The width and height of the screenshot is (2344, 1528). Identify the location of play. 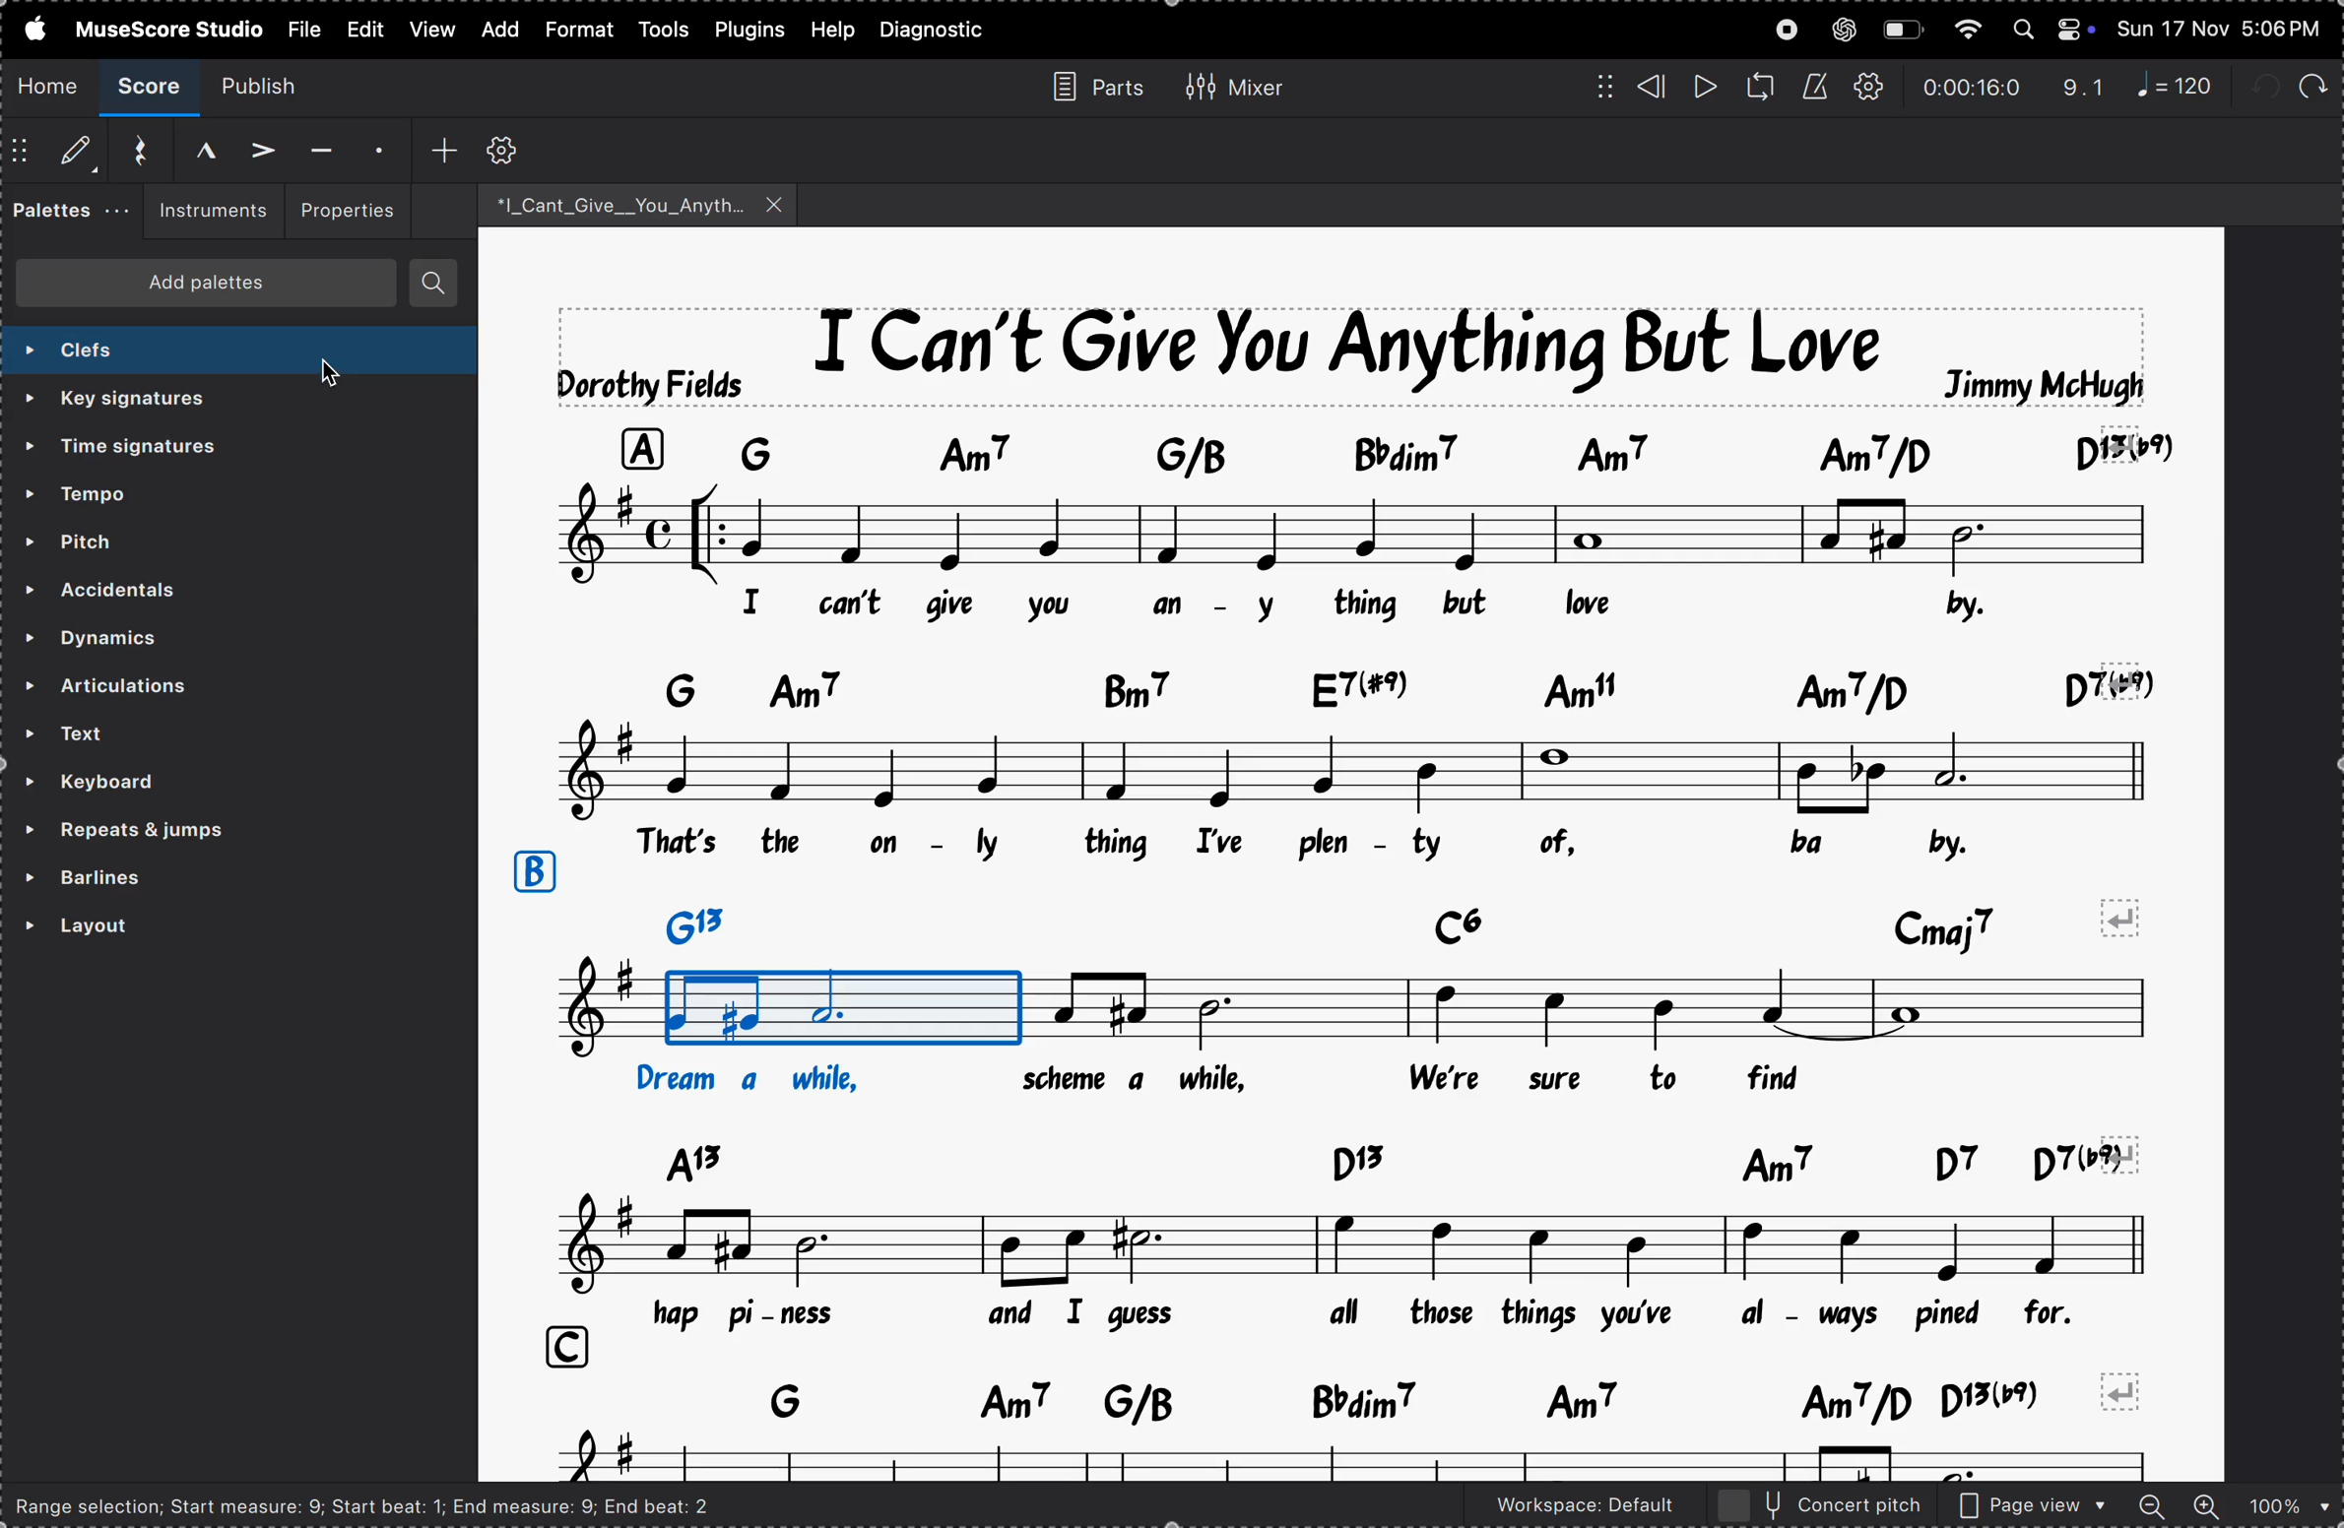
(1703, 88).